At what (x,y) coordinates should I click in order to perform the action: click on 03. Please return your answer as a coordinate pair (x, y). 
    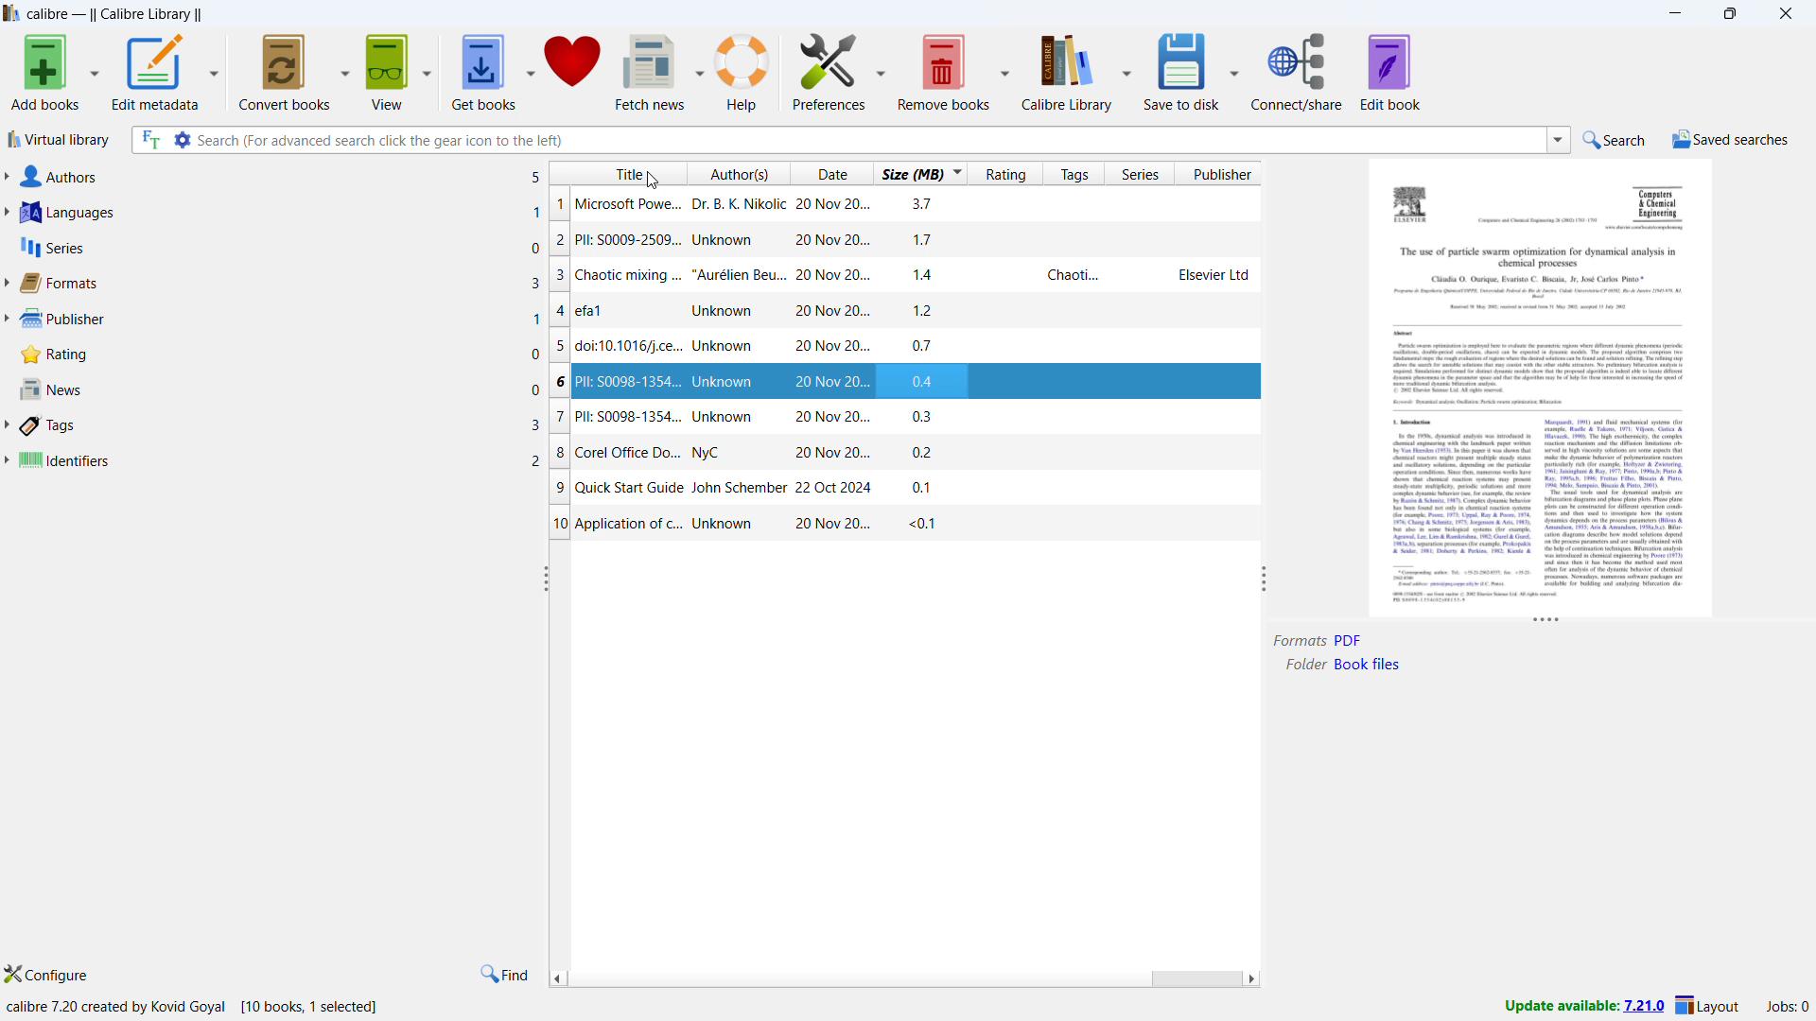
    Looking at the image, I should click on (925, 415).